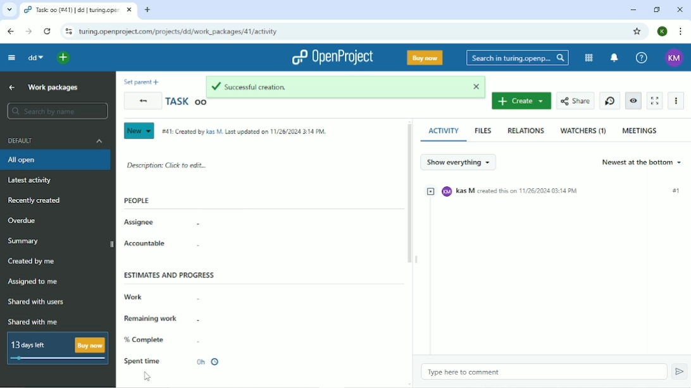 This screenshot has width=691, height=388. What do you see at coordinates (425, 58) in the screenshot?
I see `Buy now` at bounding box center [425, 58].